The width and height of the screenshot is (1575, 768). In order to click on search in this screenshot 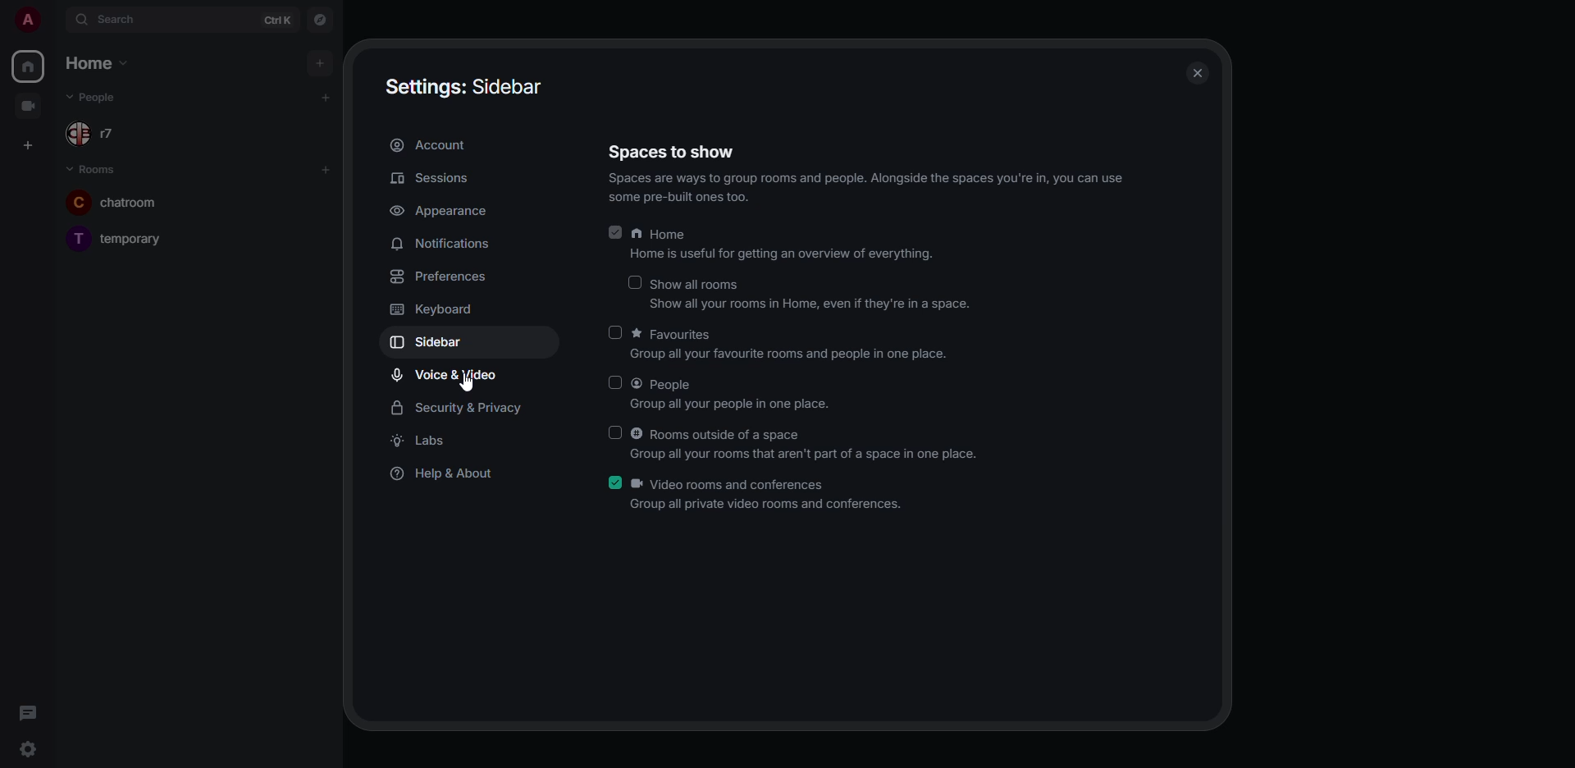, I will do `click(128, 19)`.